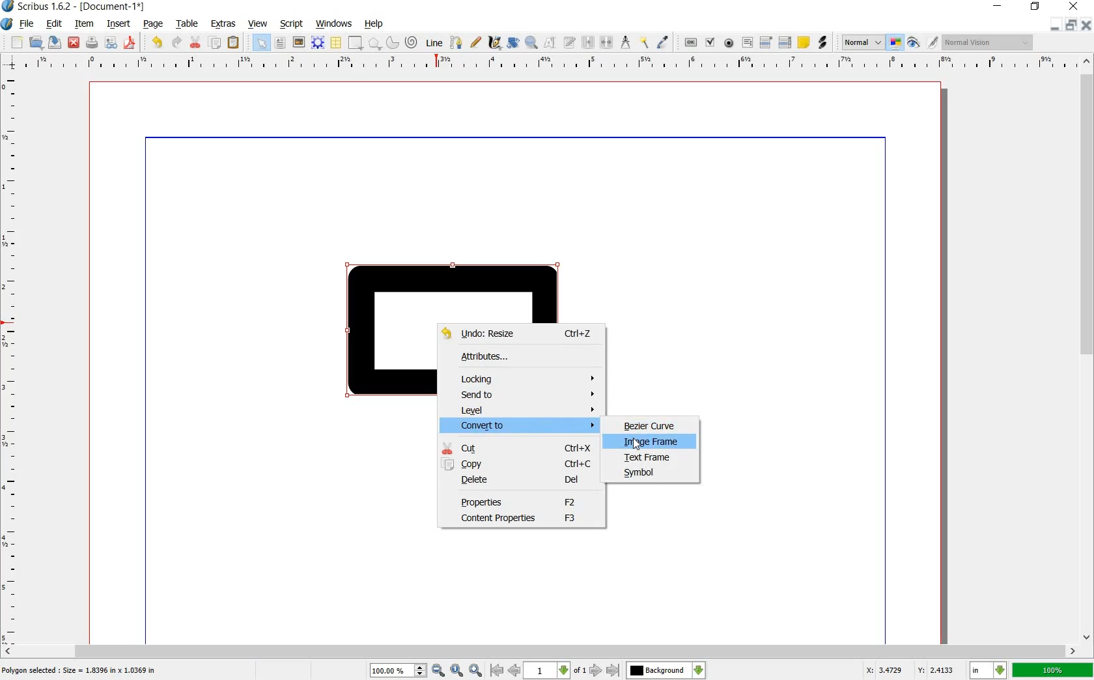 The width and height of the screenshot is (1094, 680). What do you see at coordinates (458, 670) in the screenshot?
I see `Zoom to` at bounding box center [458, 670].